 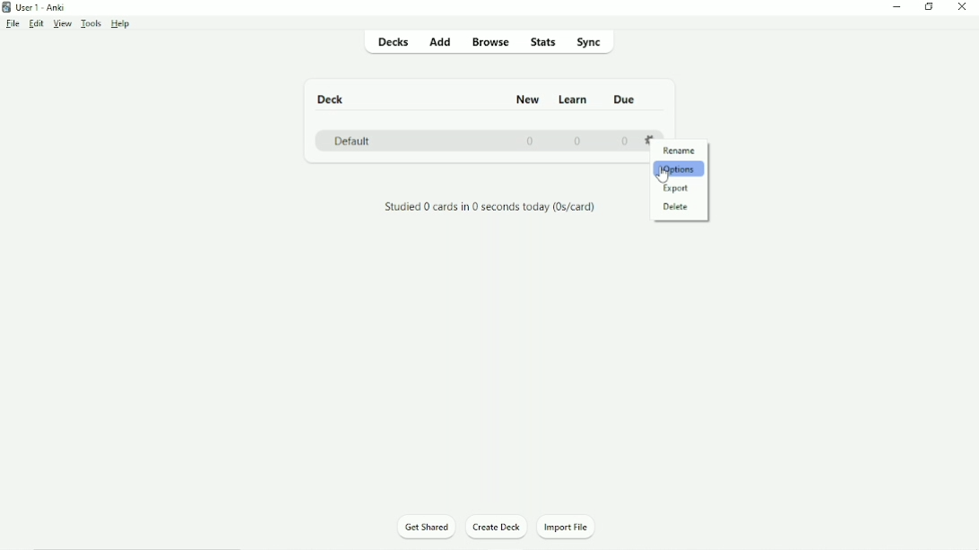 What do you see at coordinates (567, 528) in the screenshot?
I see `Import File` at bounding box center [567, 528].